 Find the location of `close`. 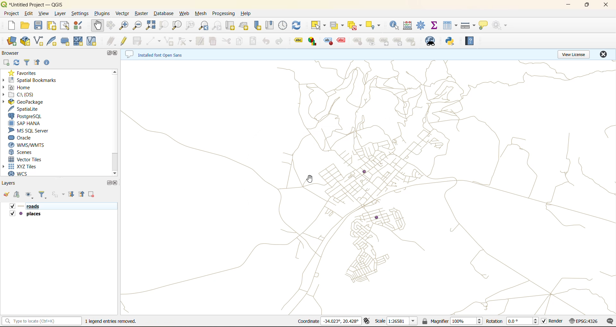

close is located at coordinates (603, 55).